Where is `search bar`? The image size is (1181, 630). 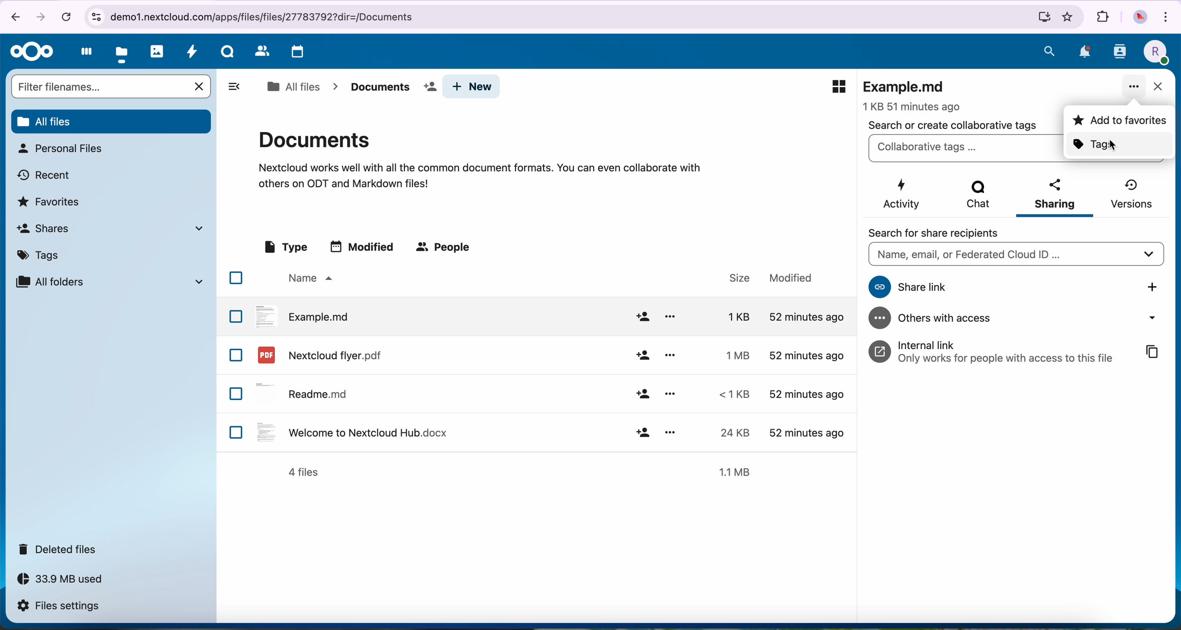 search bar is located at coordinates (1015, 255).